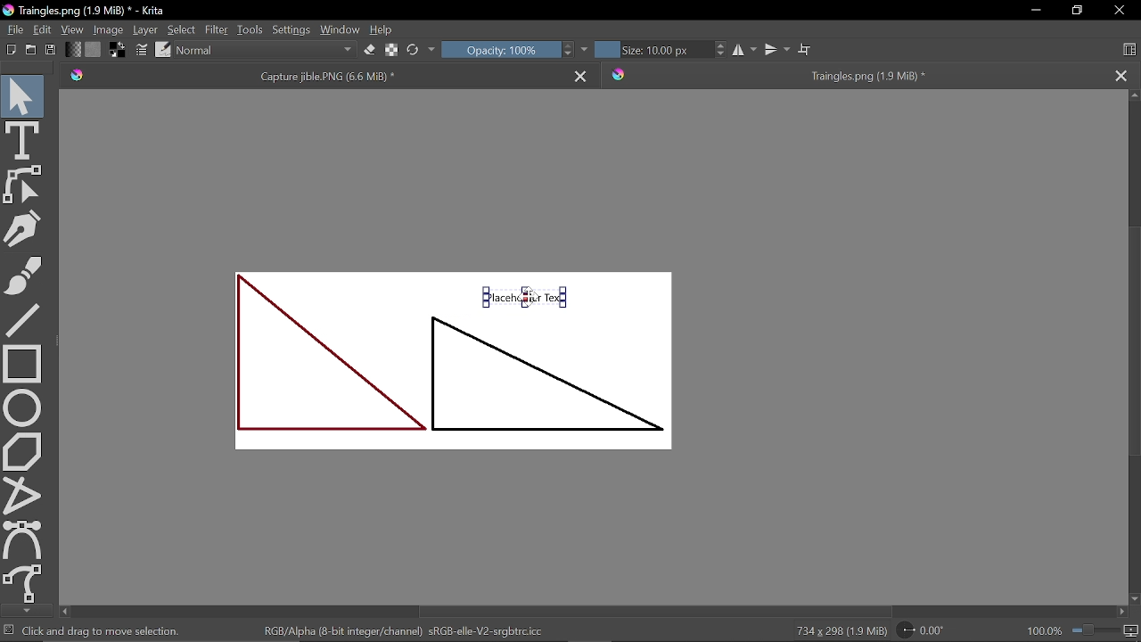 The image size is (1141, 642). What do you see at coordinates (390, 52) in the screenshot?
I see `Preserve alpha` at bounding box center [390, 52].